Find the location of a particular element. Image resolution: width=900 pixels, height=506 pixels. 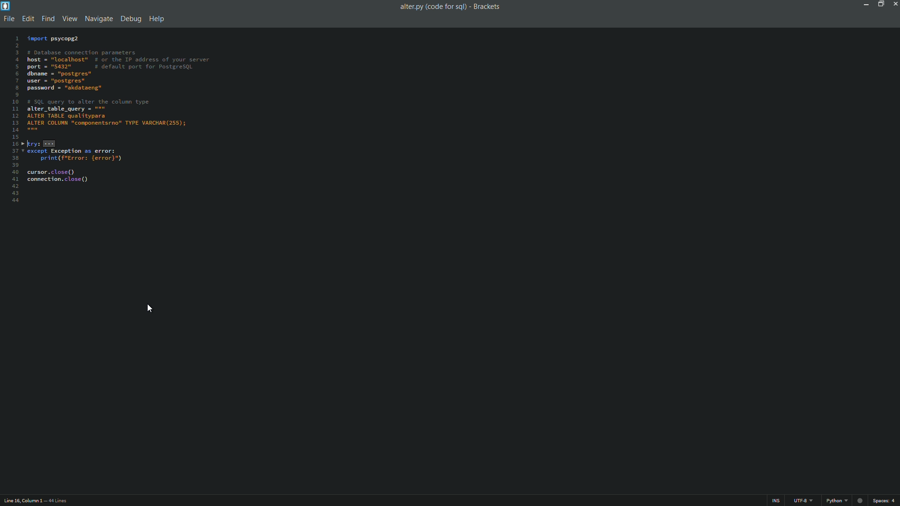

view menu is located at coordinates (71, 19).